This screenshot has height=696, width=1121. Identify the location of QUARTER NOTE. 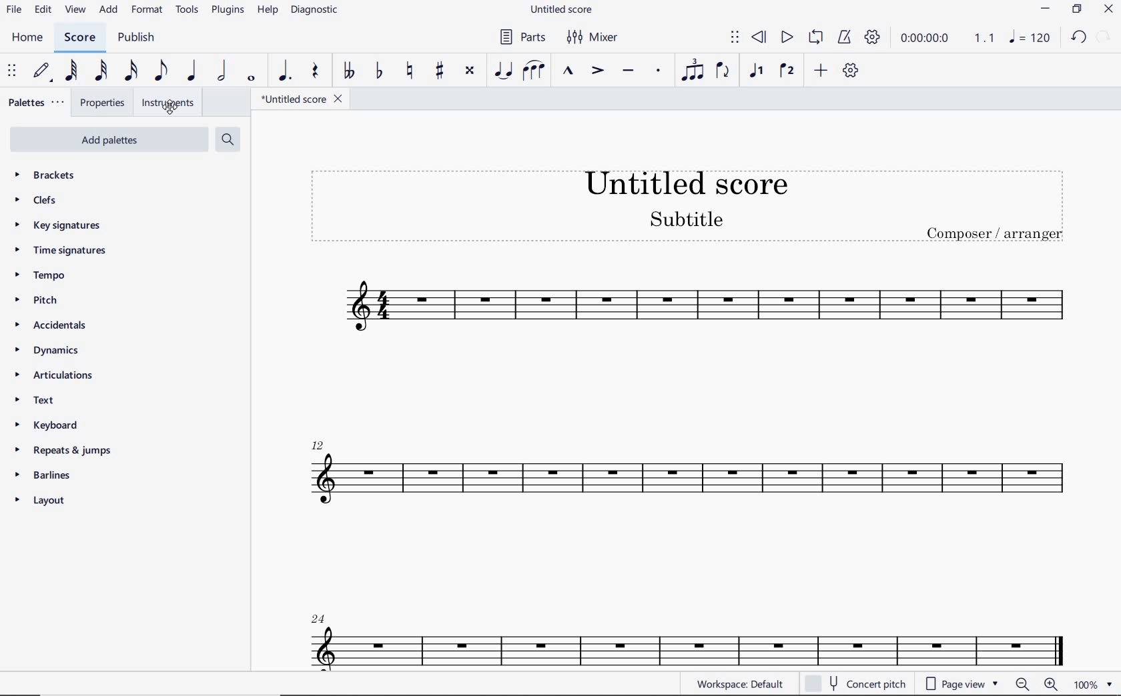
(192, 71).